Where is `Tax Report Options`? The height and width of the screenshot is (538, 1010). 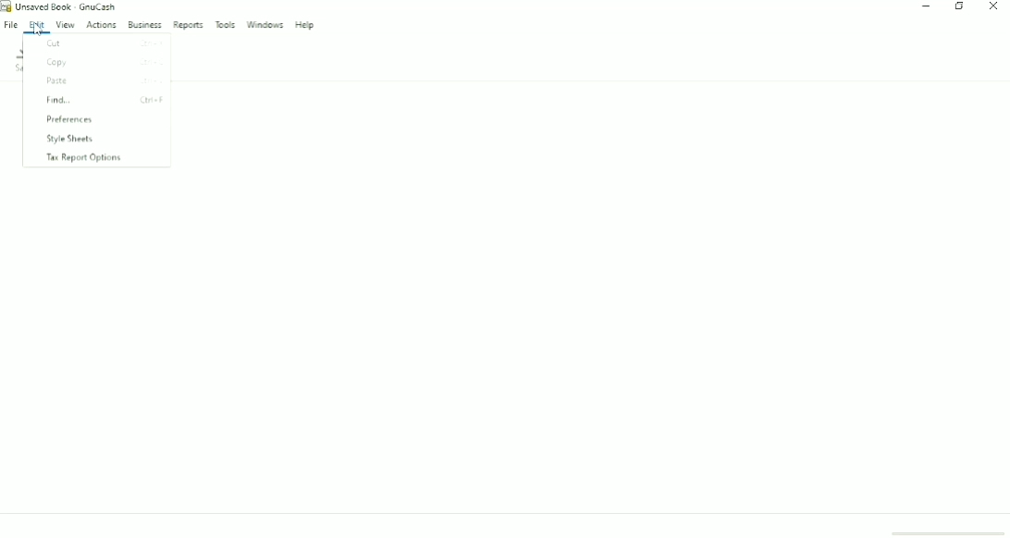
Tax Report Options is located at coordinates (84, 158).